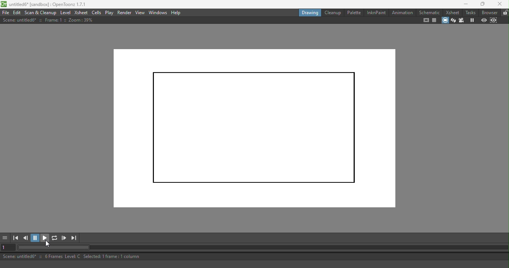 This screenshot has width=509, height=268. I want to click on 3D View, so click(453, 20).